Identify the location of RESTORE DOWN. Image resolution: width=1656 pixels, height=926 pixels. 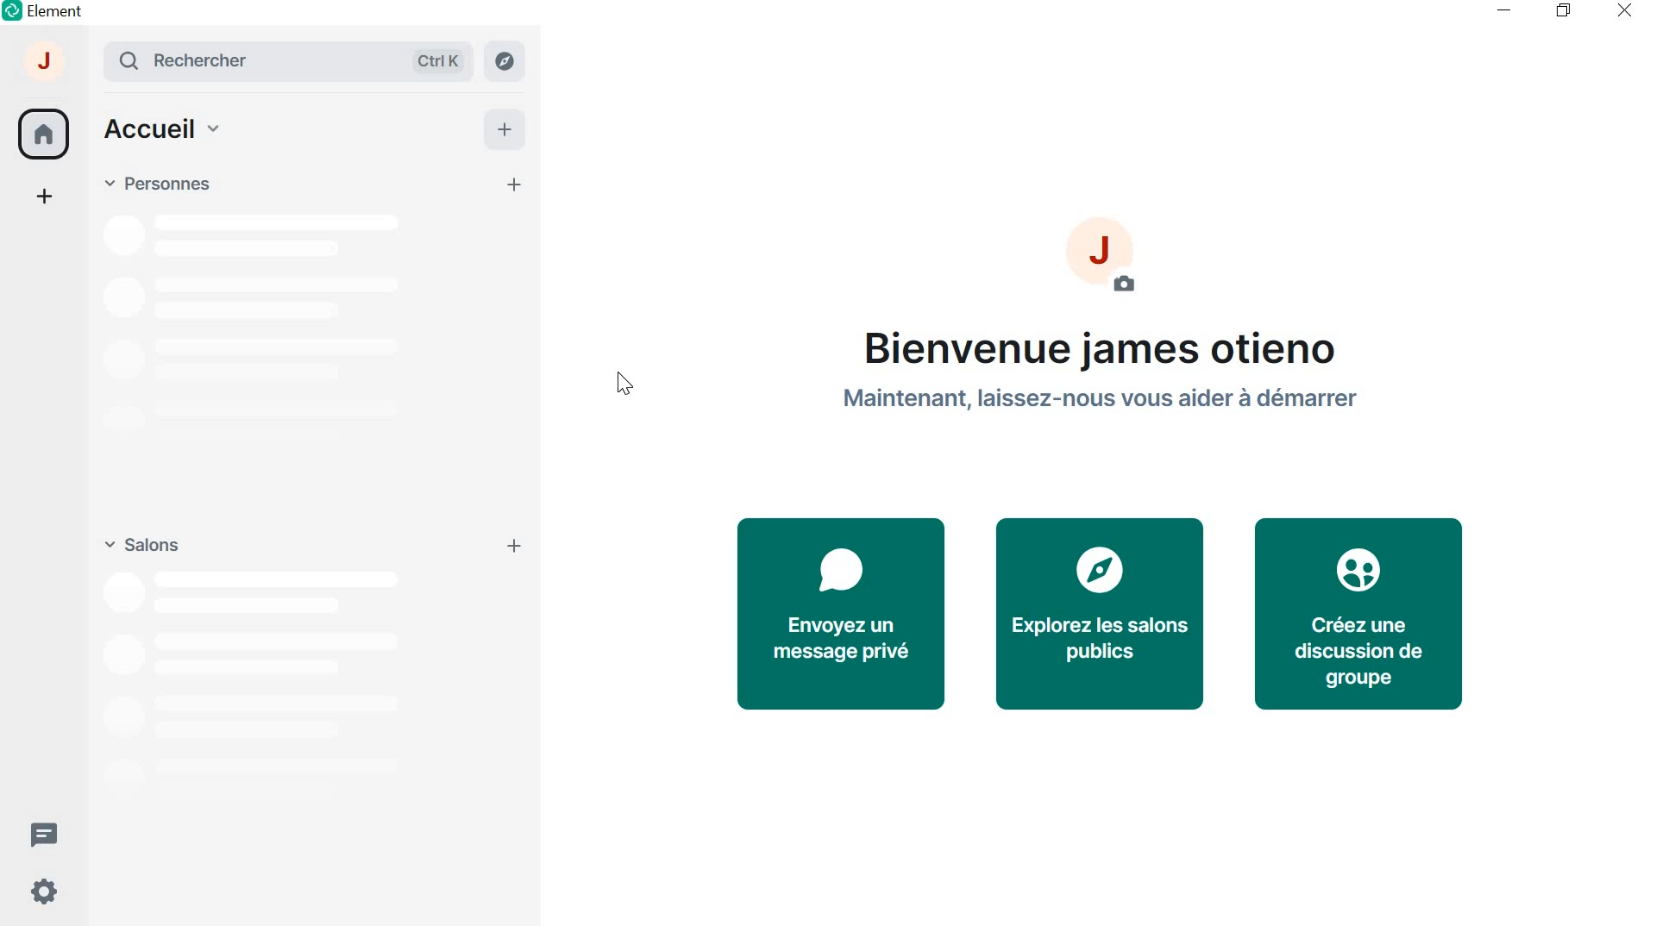
(1563, 11).